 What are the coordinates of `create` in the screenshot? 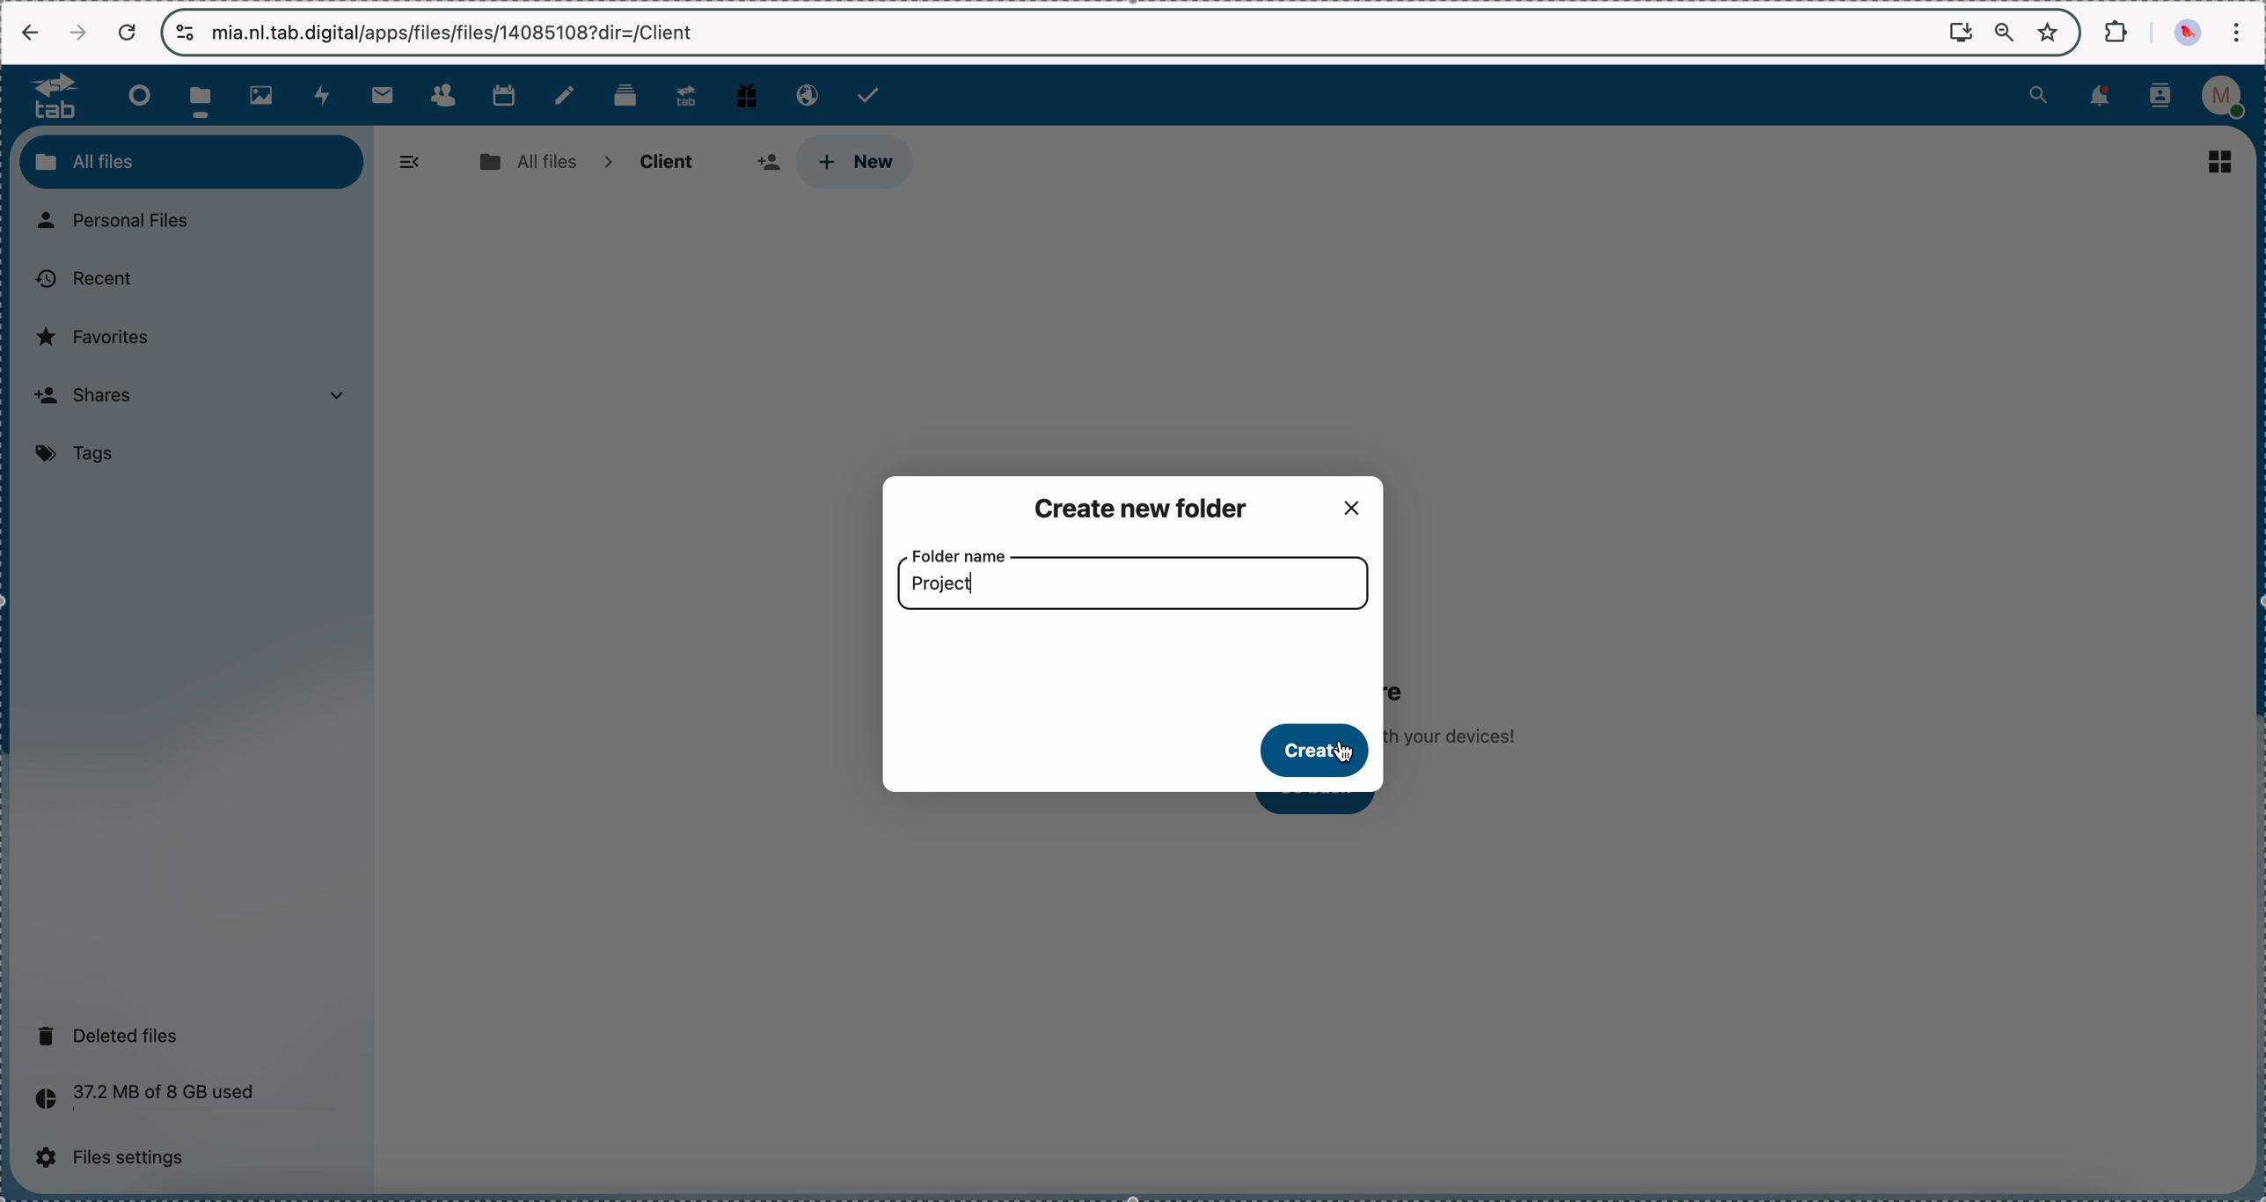 It's located at (1317, 751).